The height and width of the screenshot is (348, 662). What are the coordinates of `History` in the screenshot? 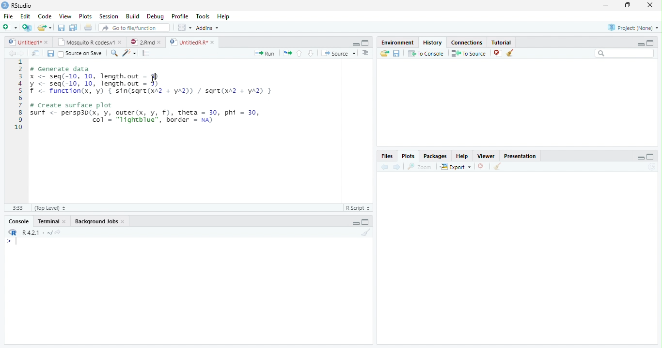 It's located at (433, 42).